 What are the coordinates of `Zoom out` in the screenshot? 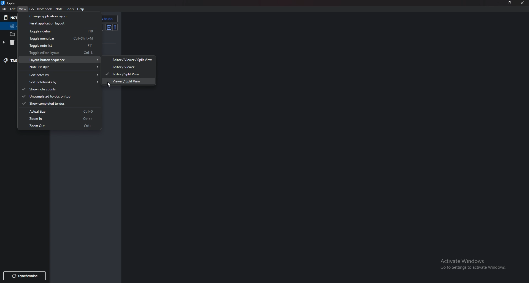 It's located at (60, 126).